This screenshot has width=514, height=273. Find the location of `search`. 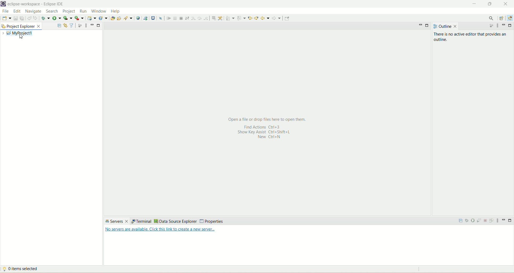

search is located at coordinates (129, 18).